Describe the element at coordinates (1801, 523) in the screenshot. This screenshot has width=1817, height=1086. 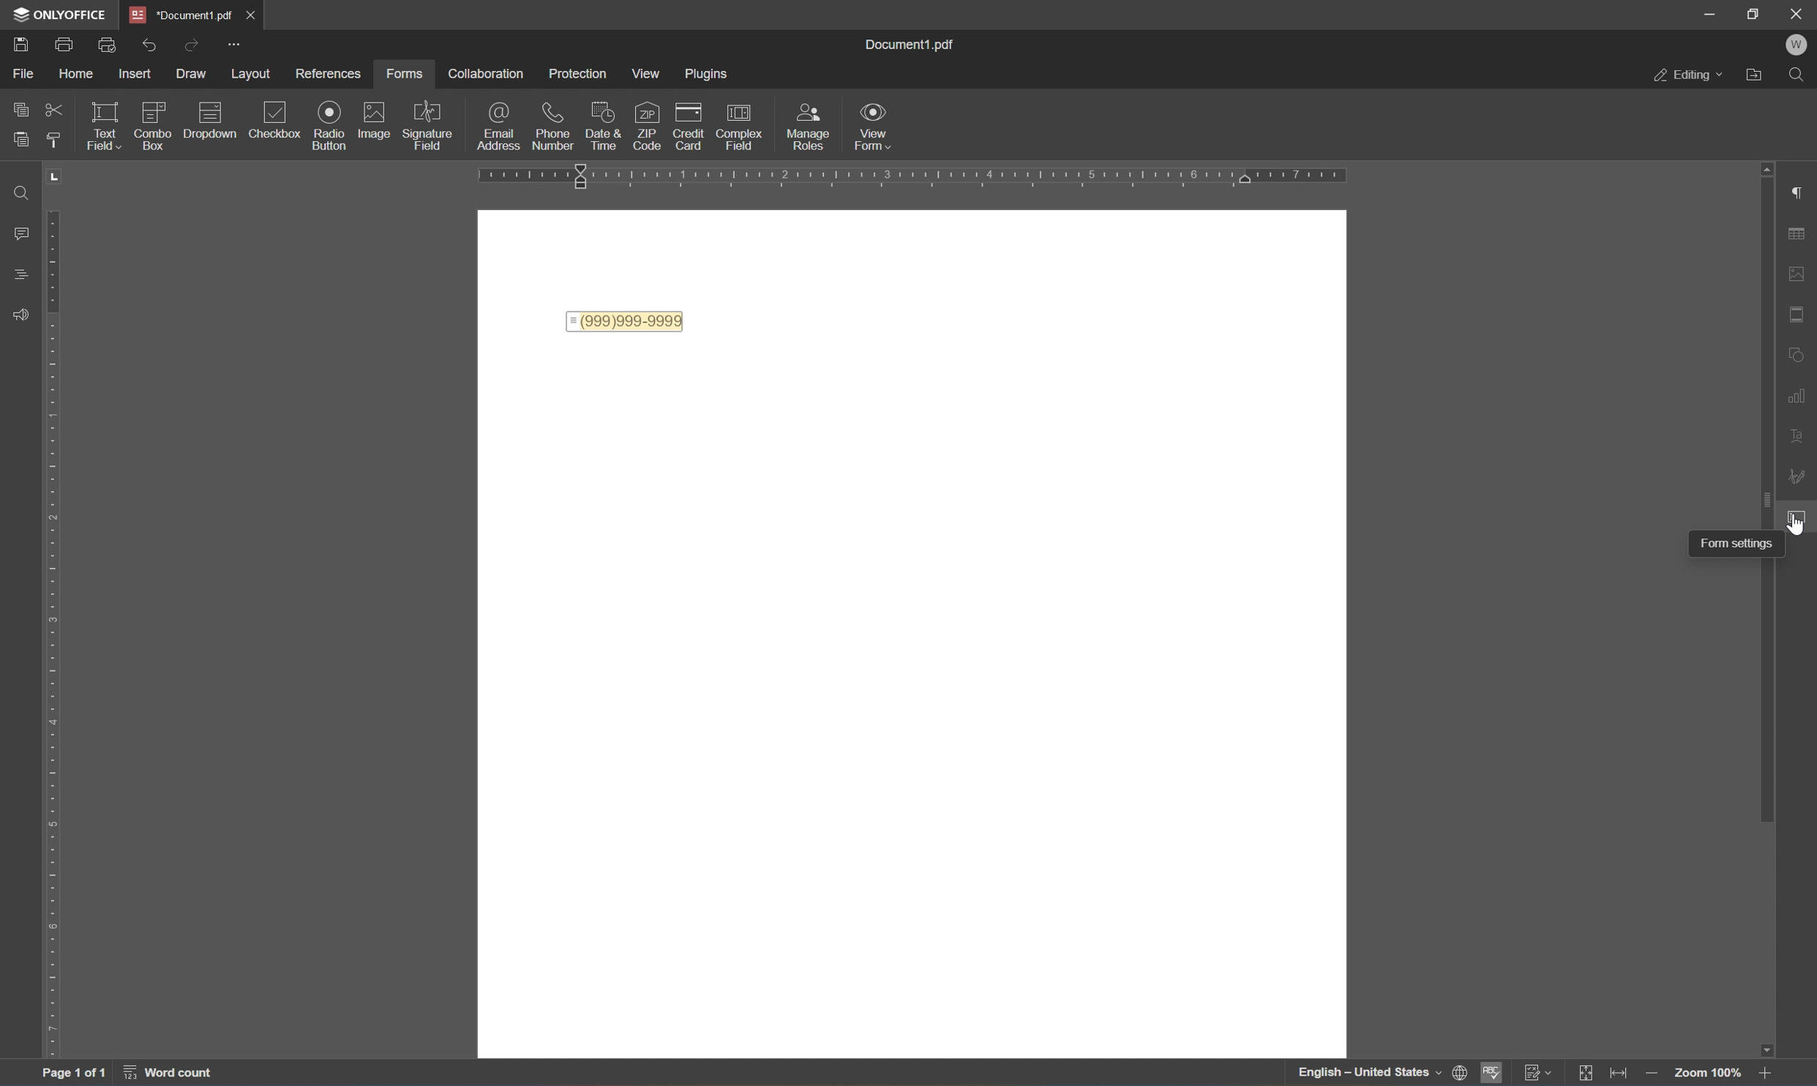
I see `cursor` at that location.